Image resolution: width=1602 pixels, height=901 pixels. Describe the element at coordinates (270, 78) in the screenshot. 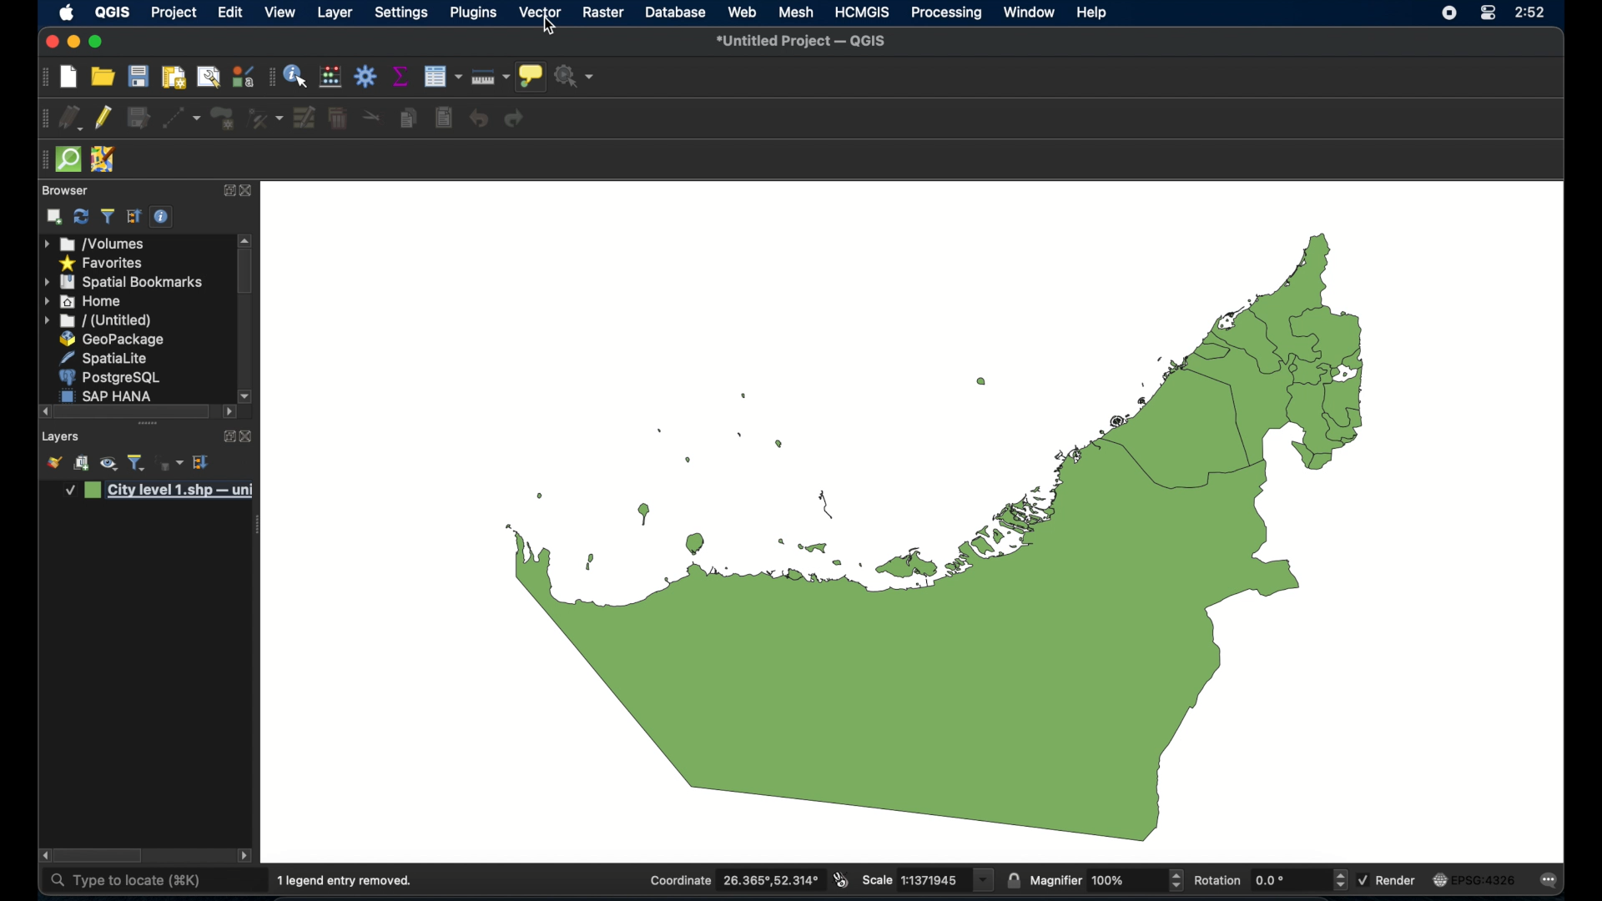

I see `attribute table` at that location.